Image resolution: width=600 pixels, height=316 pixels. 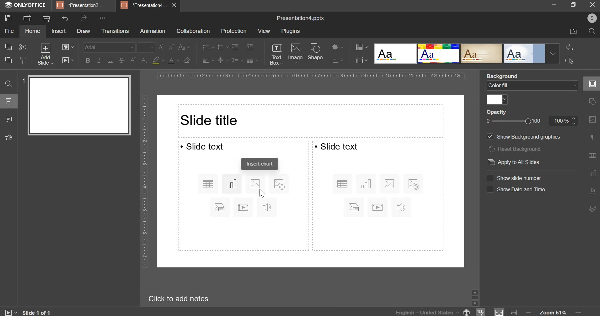 What do you see at coordinates (109, 46) in the screenshot?
I see `font` at bounding box center [109, 46].